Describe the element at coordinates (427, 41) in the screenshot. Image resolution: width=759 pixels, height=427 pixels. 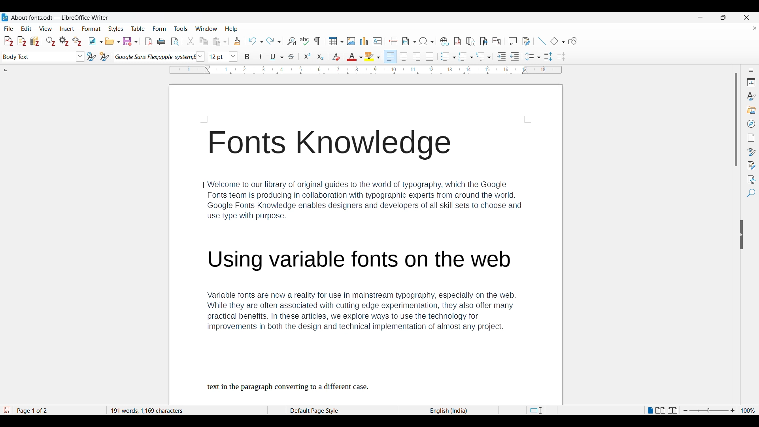
I see `Special character options` at that location.